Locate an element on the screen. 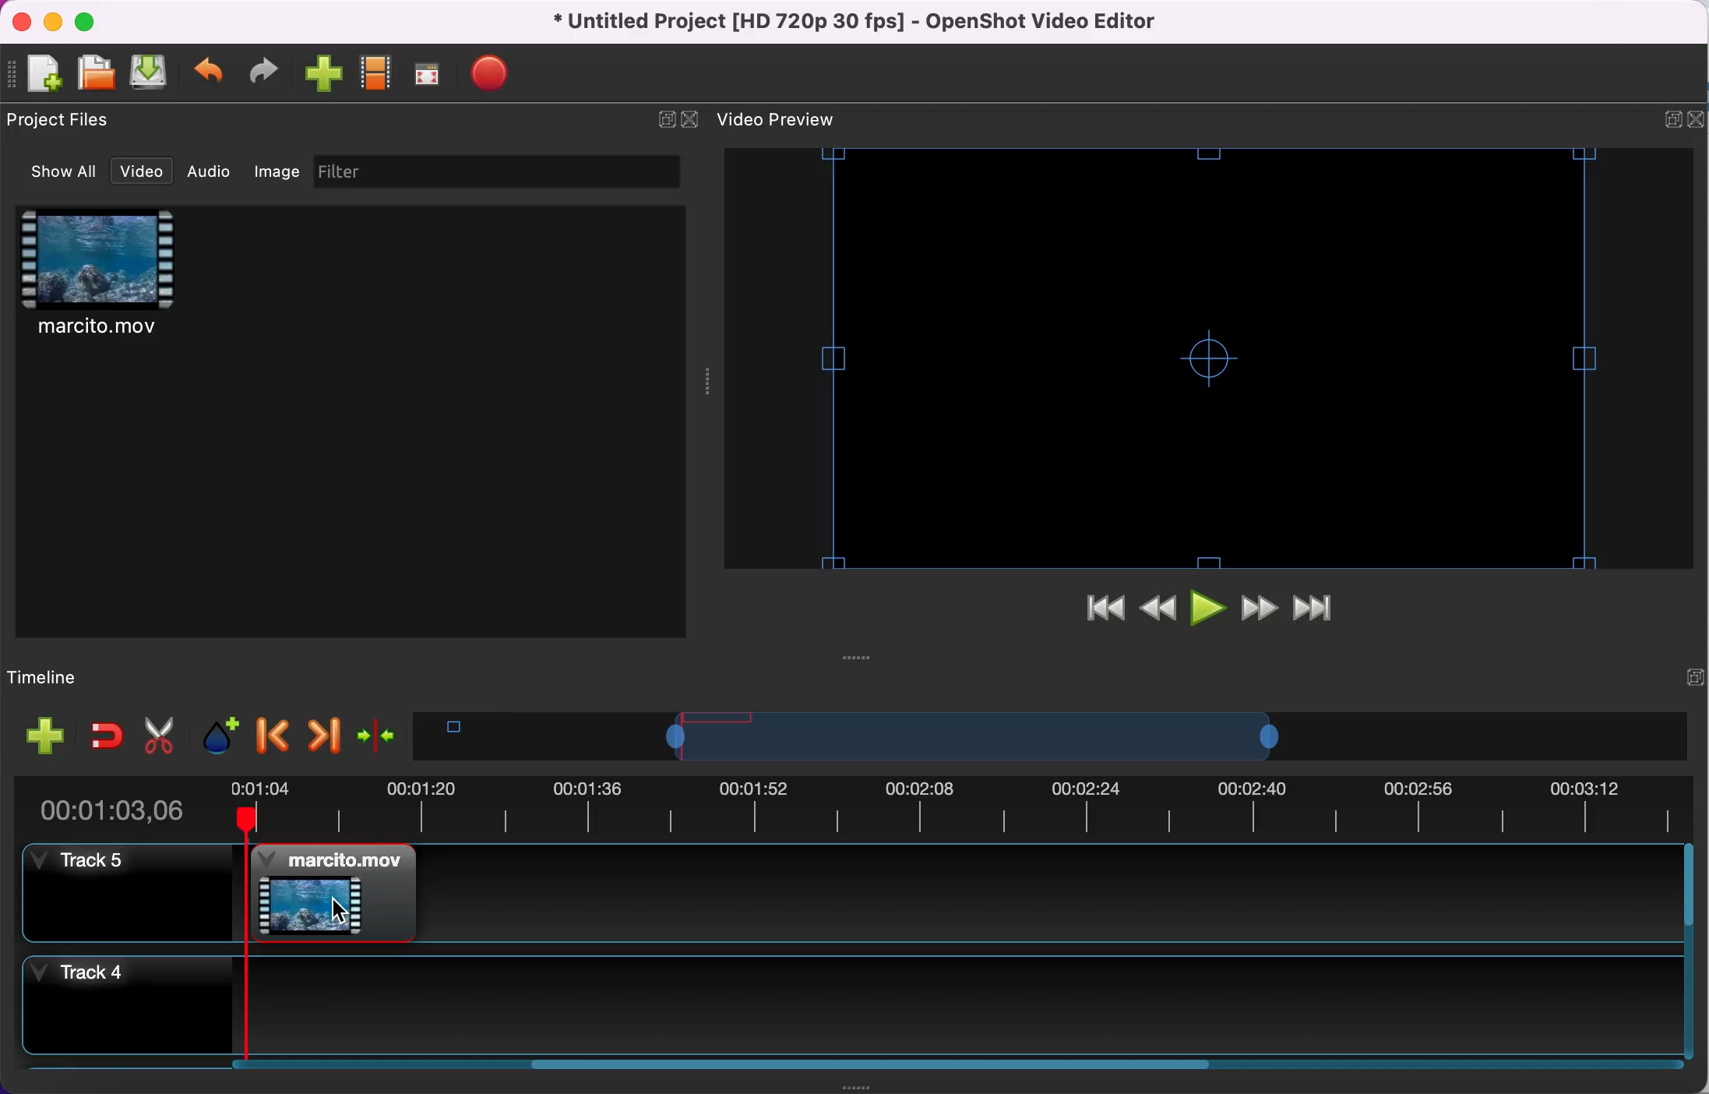  play is located at coordinates (1206, 612).